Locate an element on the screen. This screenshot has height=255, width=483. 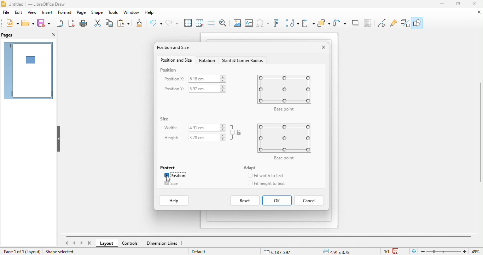
1:1 is located at coordinates (385, 251).